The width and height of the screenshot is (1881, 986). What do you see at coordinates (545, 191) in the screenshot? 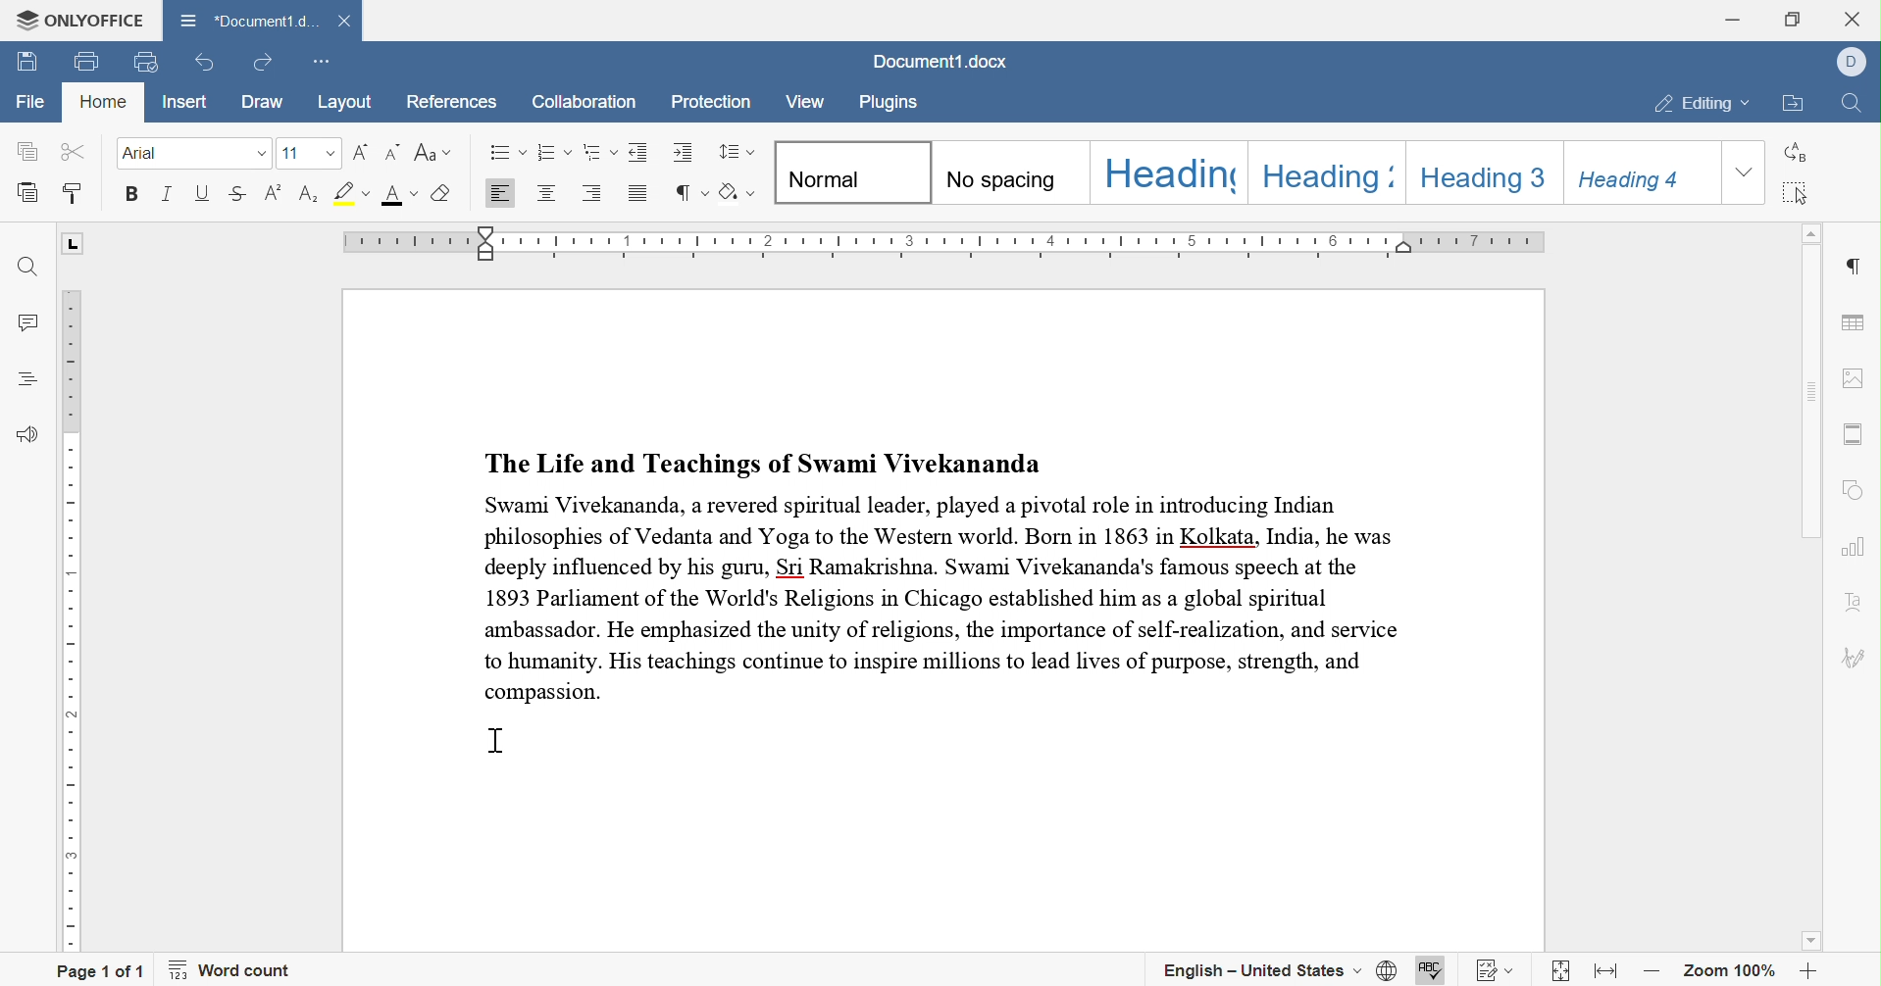
I see `align center` at bounding box center [545, 191].